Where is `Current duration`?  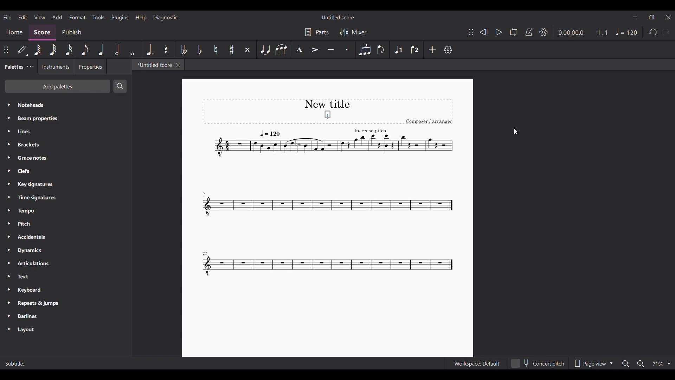 Current duration is located at coordinates (570, 32).